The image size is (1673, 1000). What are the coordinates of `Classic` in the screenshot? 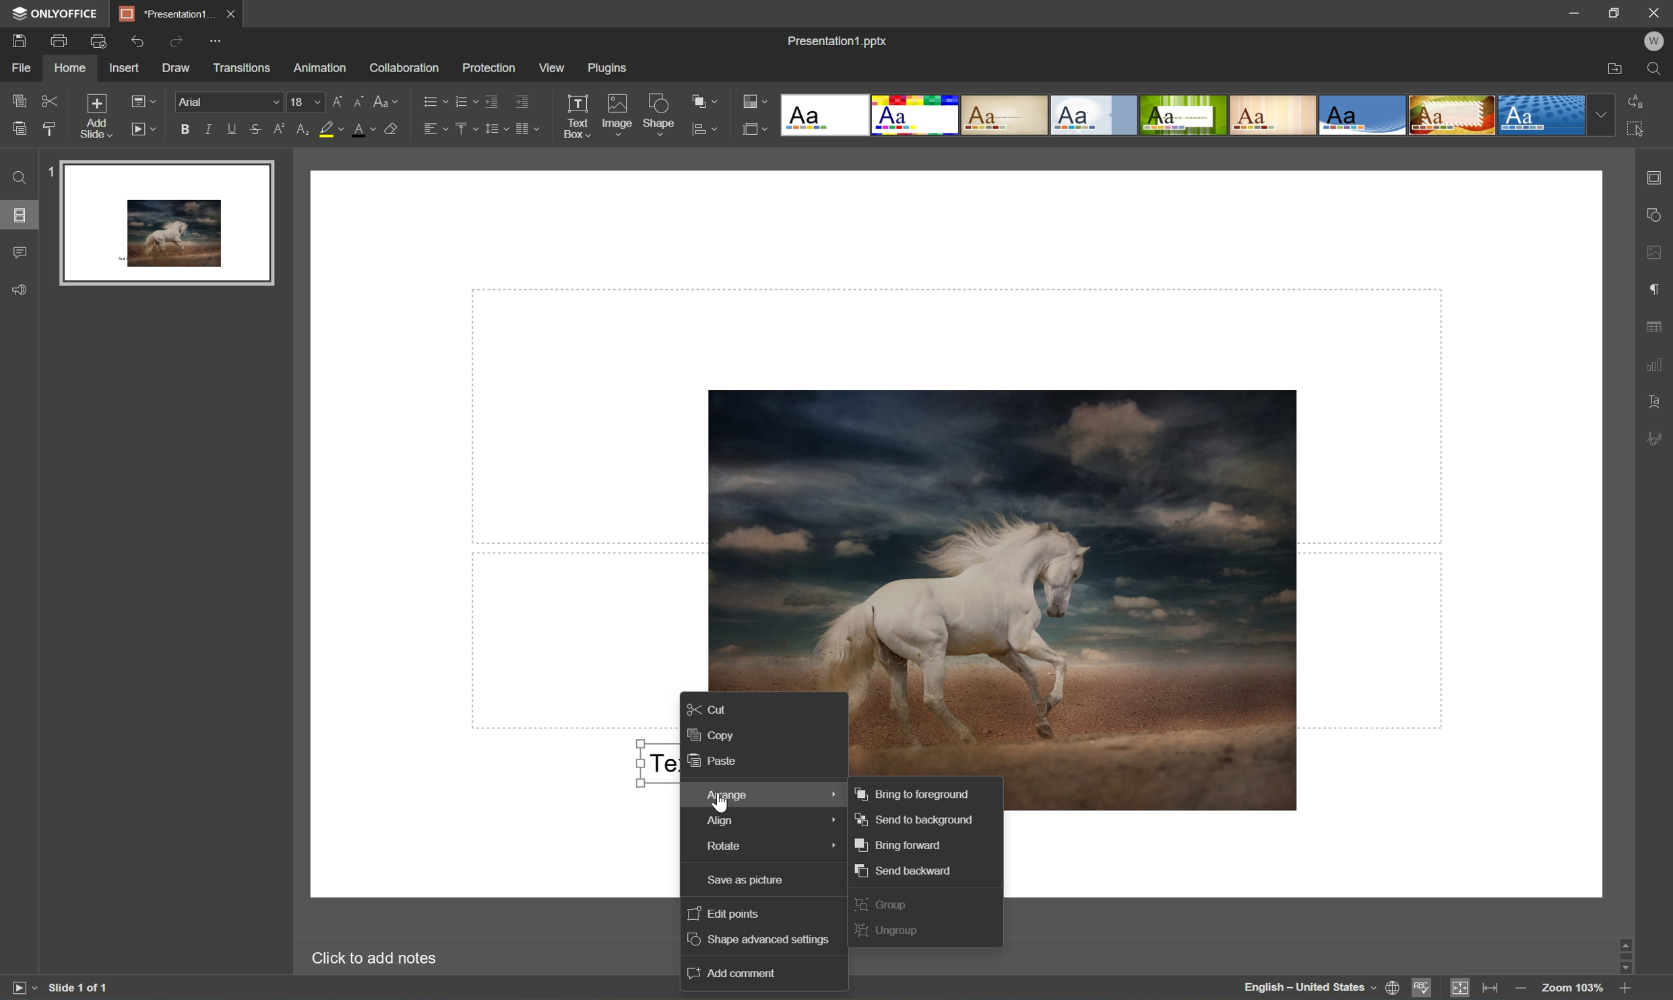 It's located at (1006, 116).